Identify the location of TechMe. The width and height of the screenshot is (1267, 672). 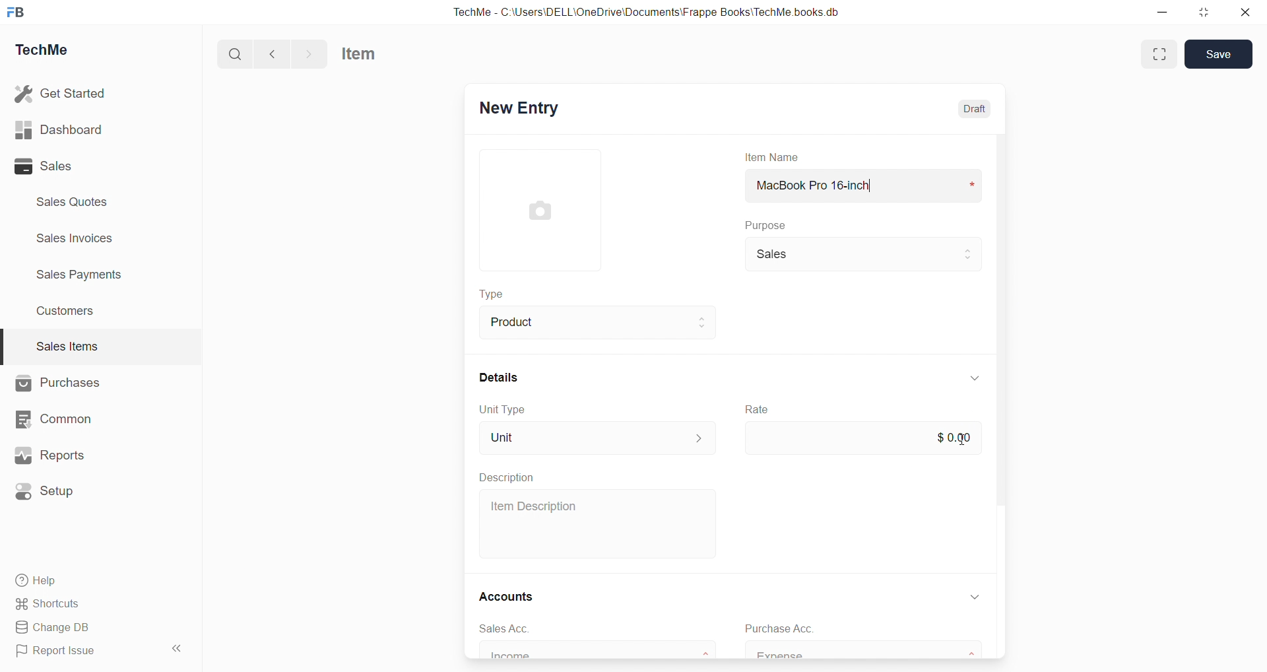
(46, 48).